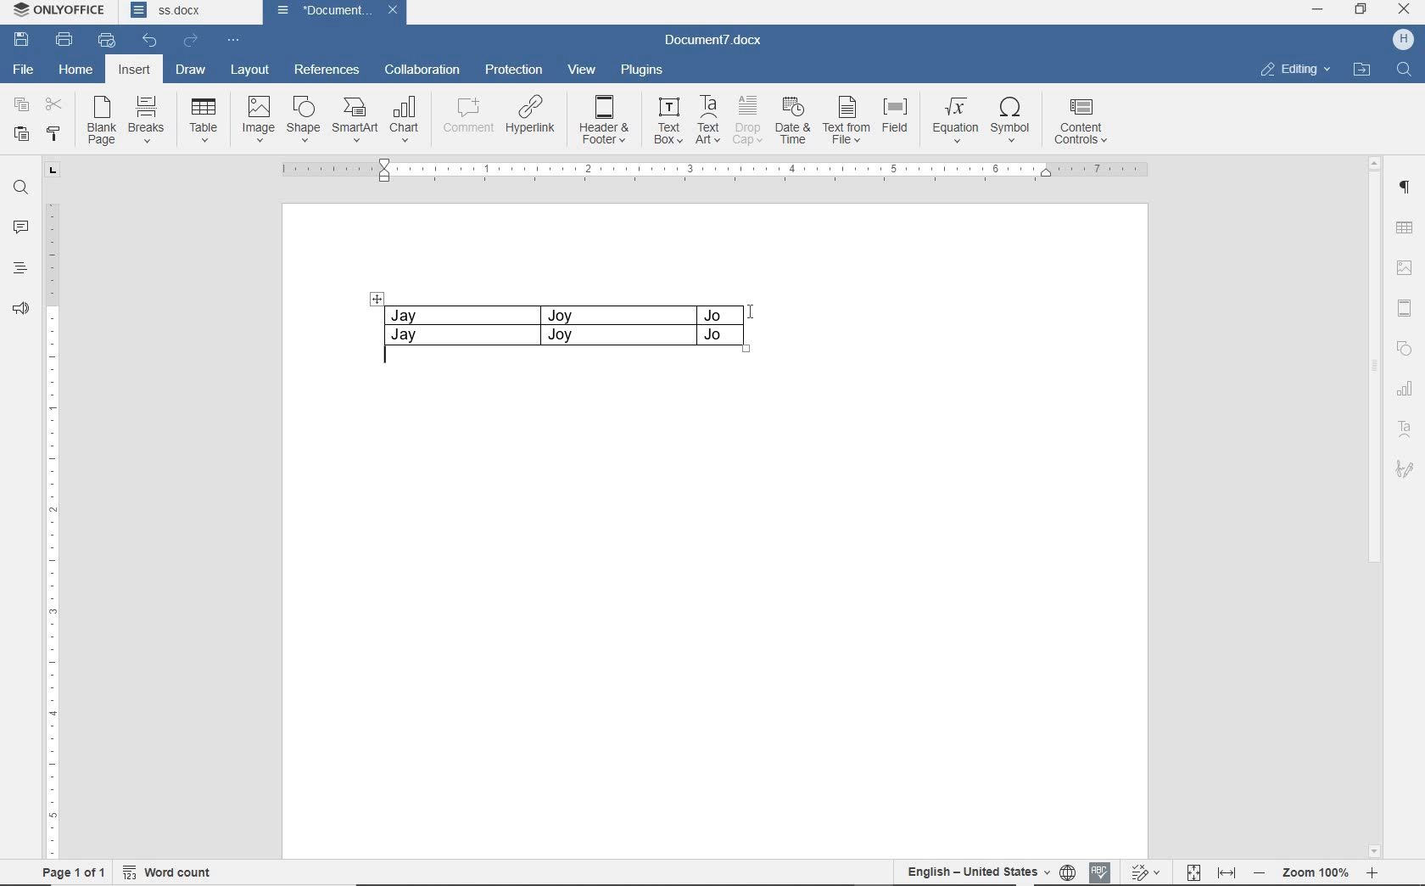 The width and height of the screenshot is (1425, 886). What do you see at coordinates (1318, 872) in the screenshot?
I see `ZOOM OUT OR ZOOM IN` at bounding box center [1318, 872].